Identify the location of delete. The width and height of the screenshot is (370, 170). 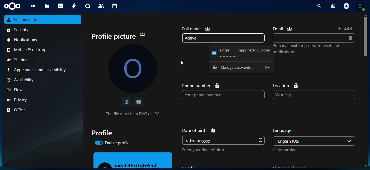
(350, 38).